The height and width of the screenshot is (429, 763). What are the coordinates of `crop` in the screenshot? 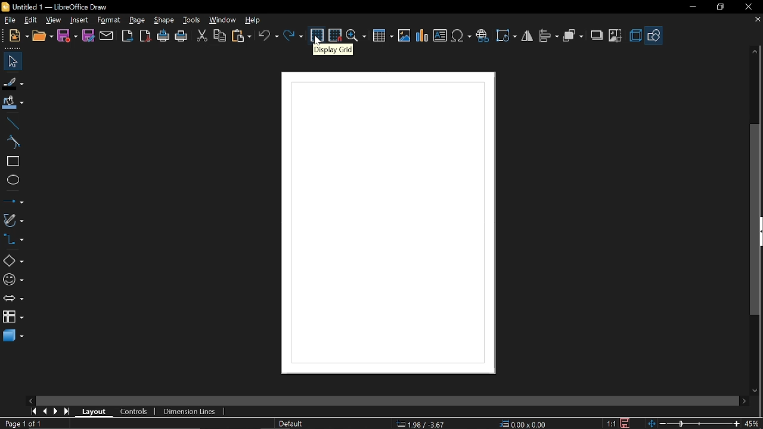 It's located at (615, 35).